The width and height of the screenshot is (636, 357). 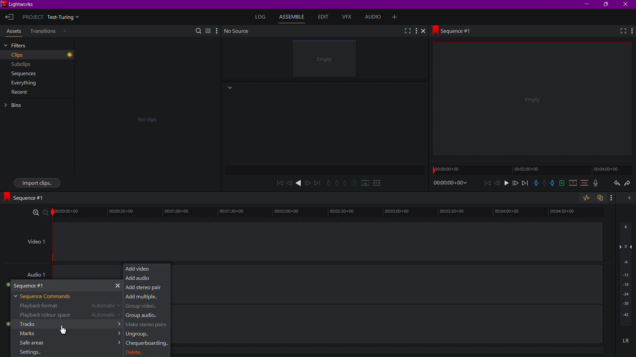 What do you see at coordinates (337, 183) in the screenshot?
I see `roll edit` at bounding box center [337, 183].